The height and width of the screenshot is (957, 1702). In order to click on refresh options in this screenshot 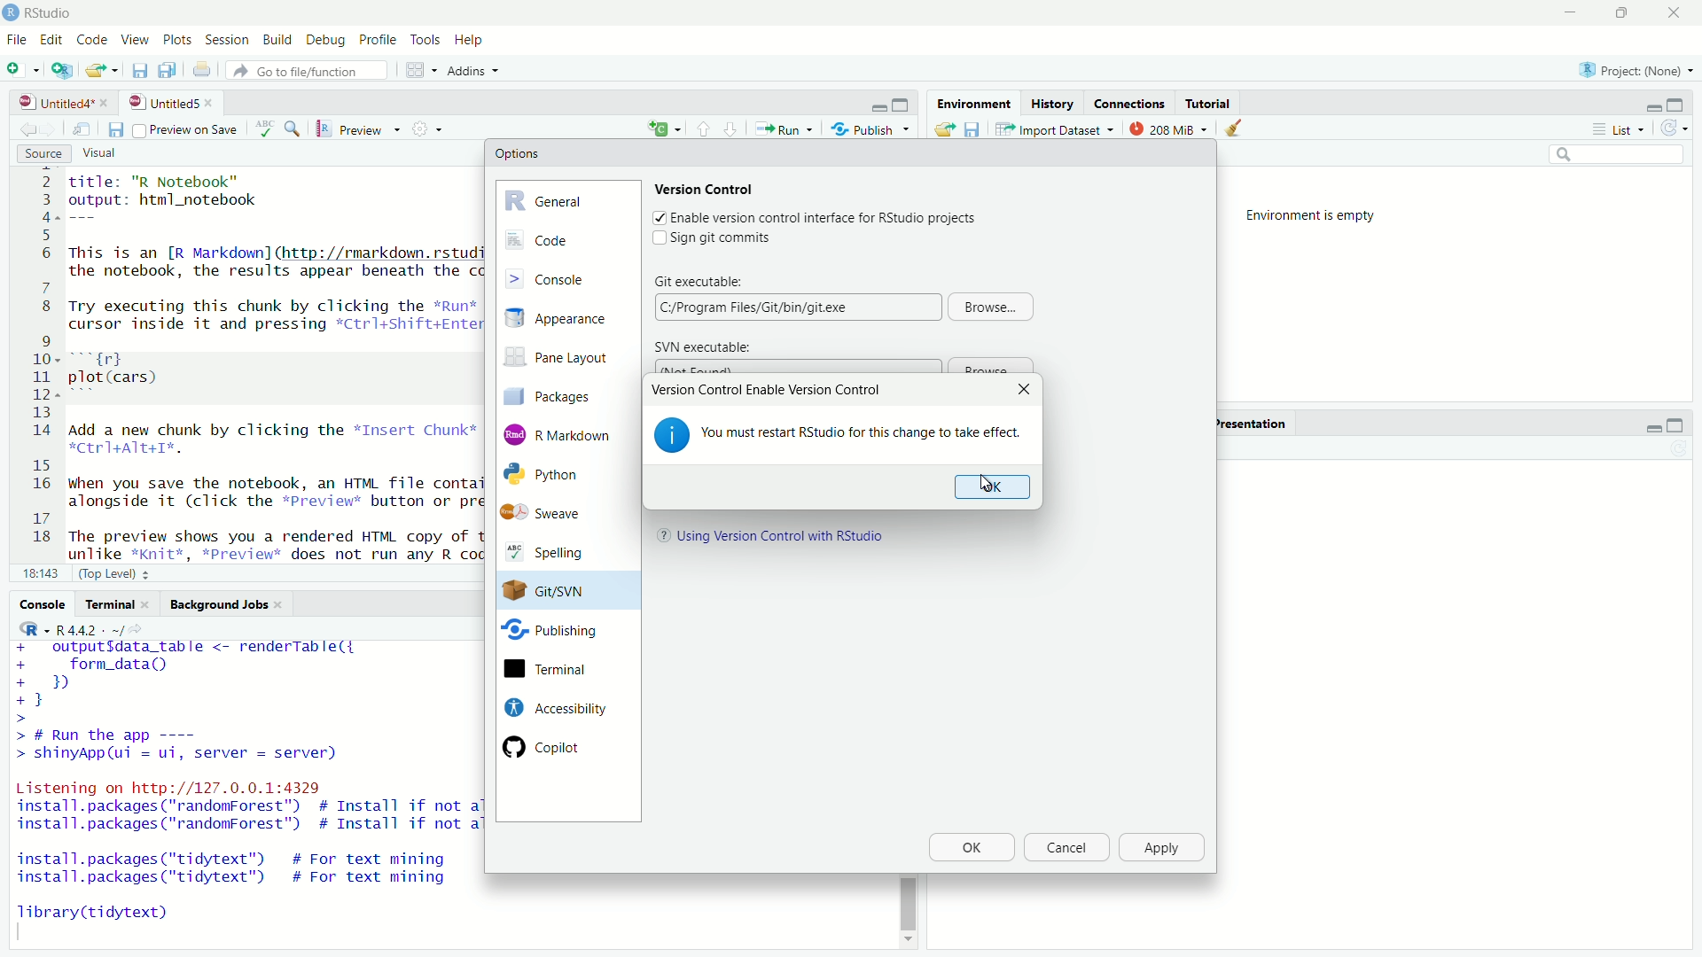, I will do `click(1675, 128)`.